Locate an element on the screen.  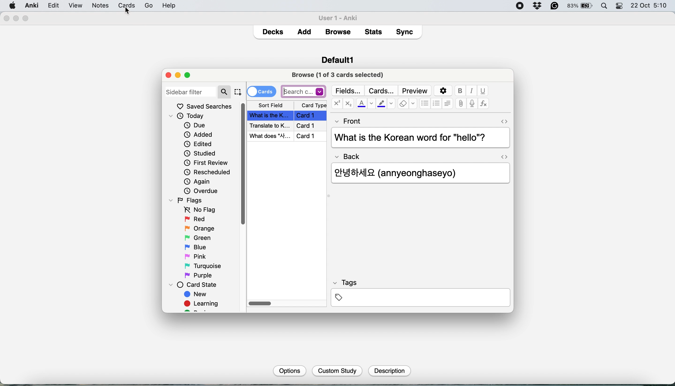
bold is located at coordinates (461, 91).